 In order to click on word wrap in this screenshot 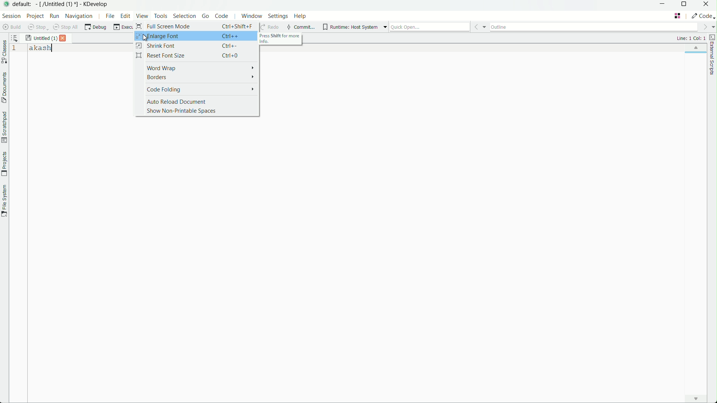, I will do `click(197, 67)`.